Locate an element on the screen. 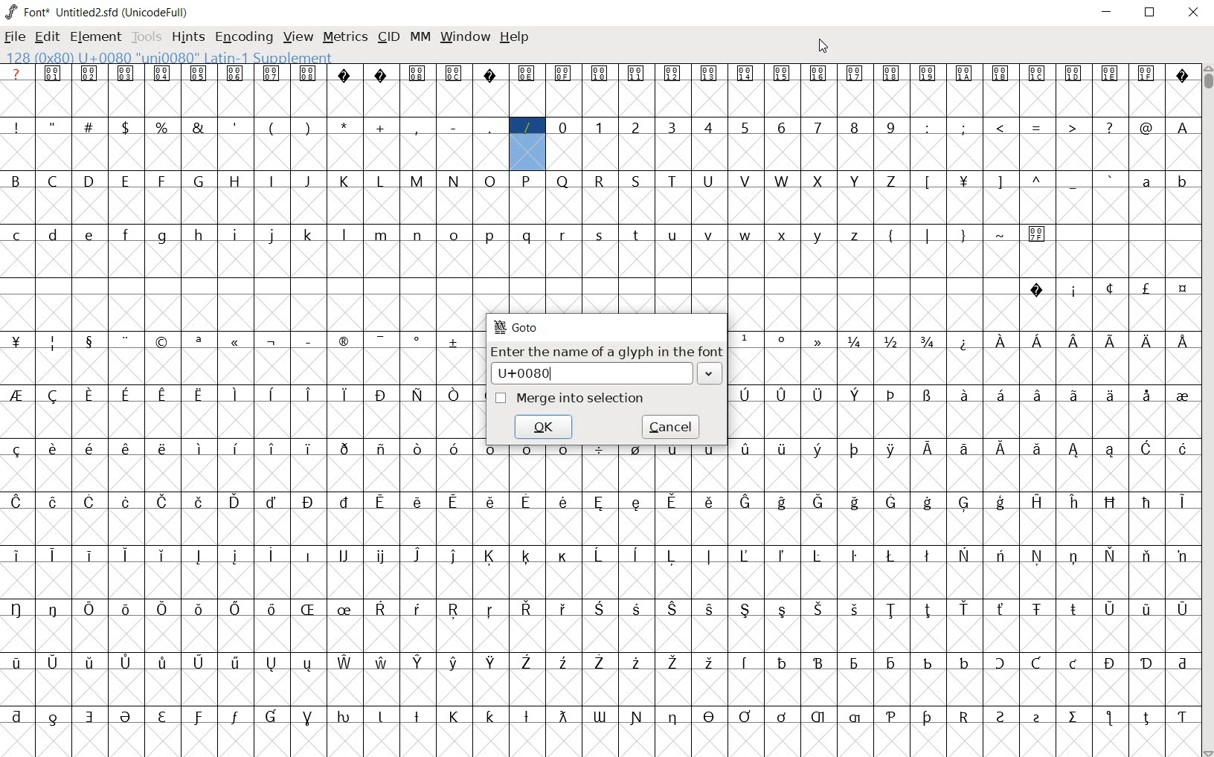  glyph is located at coordinates (1073, 558).